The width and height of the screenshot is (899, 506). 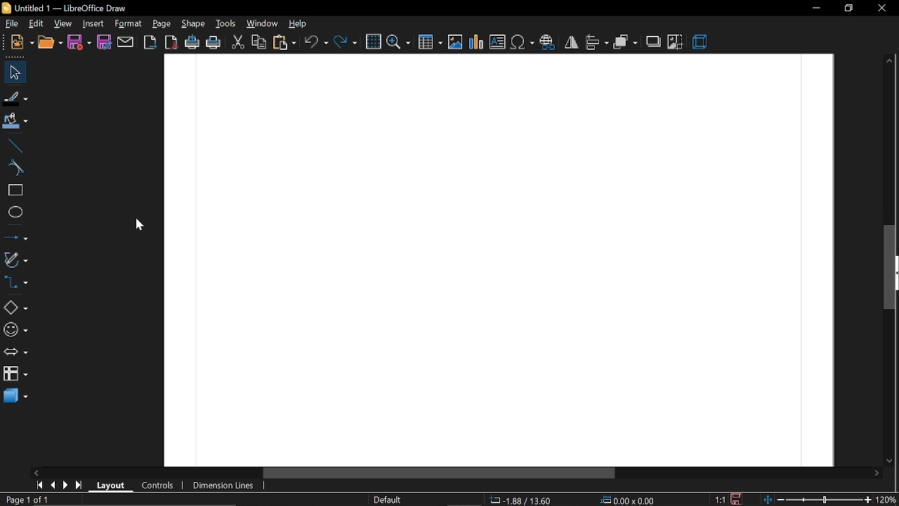 What do you see at coordinates (11, 24) in the screenshot?
I see `file` at bounding box center [11, 24].